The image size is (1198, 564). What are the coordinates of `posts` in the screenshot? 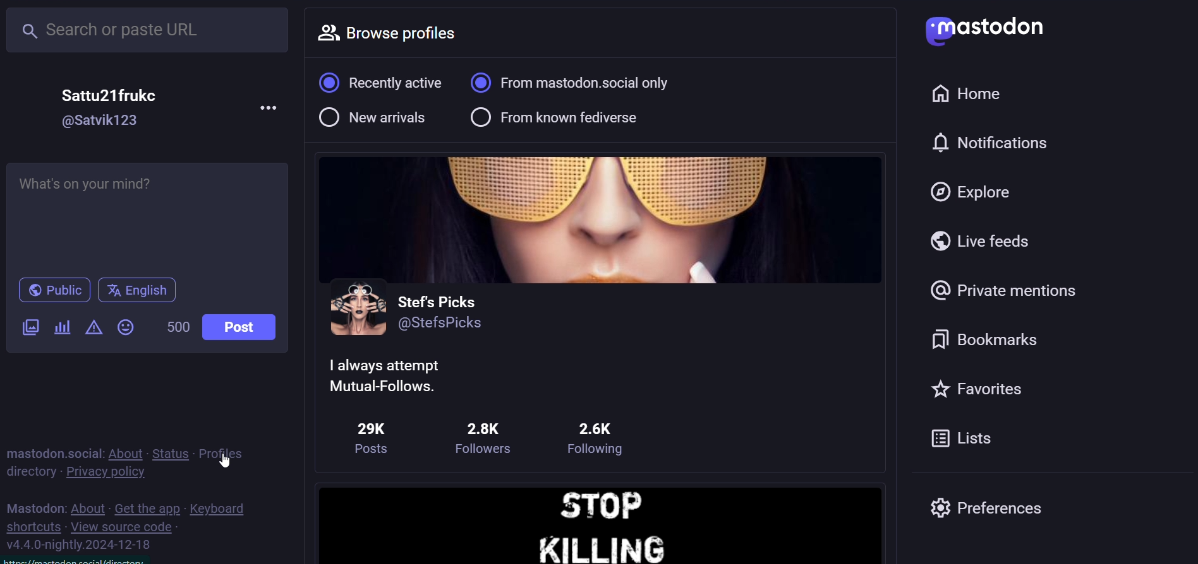 It's located at (370, 434).